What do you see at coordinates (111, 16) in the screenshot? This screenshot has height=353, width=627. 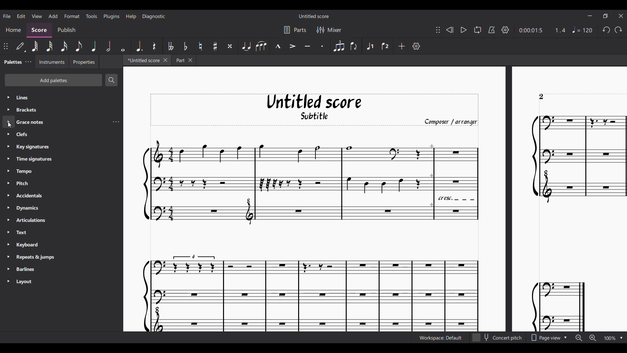 I see `Plugins menu` at bounding box center [111, 16].